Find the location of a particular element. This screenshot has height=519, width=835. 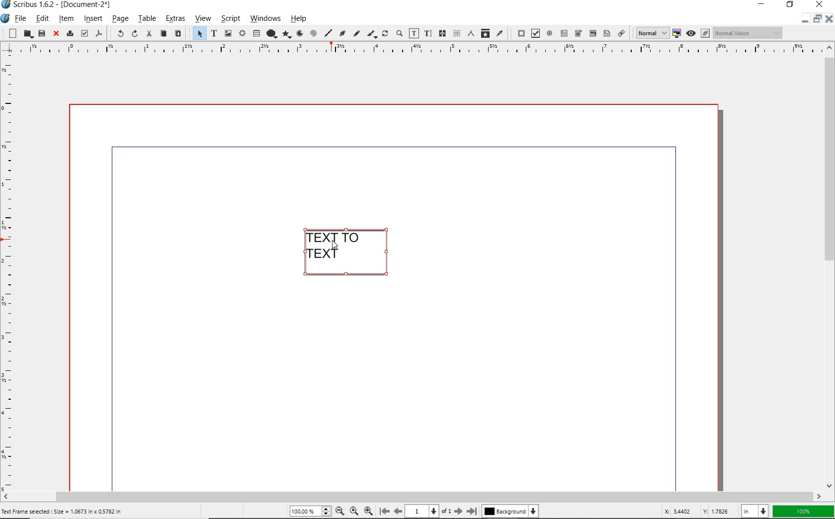

move to first is located at coordinates (384, 512).